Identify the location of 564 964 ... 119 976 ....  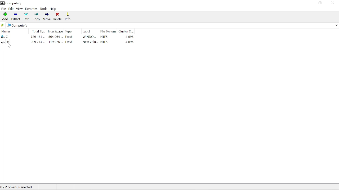
(55, 40).